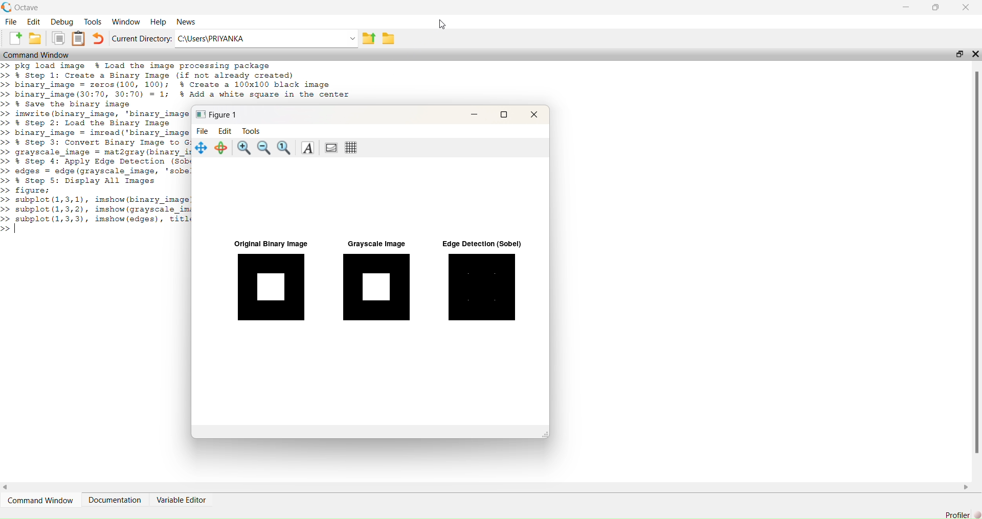 The height and width of the screenshot is (519, 982). I want to click on folder, so click(389, 38).